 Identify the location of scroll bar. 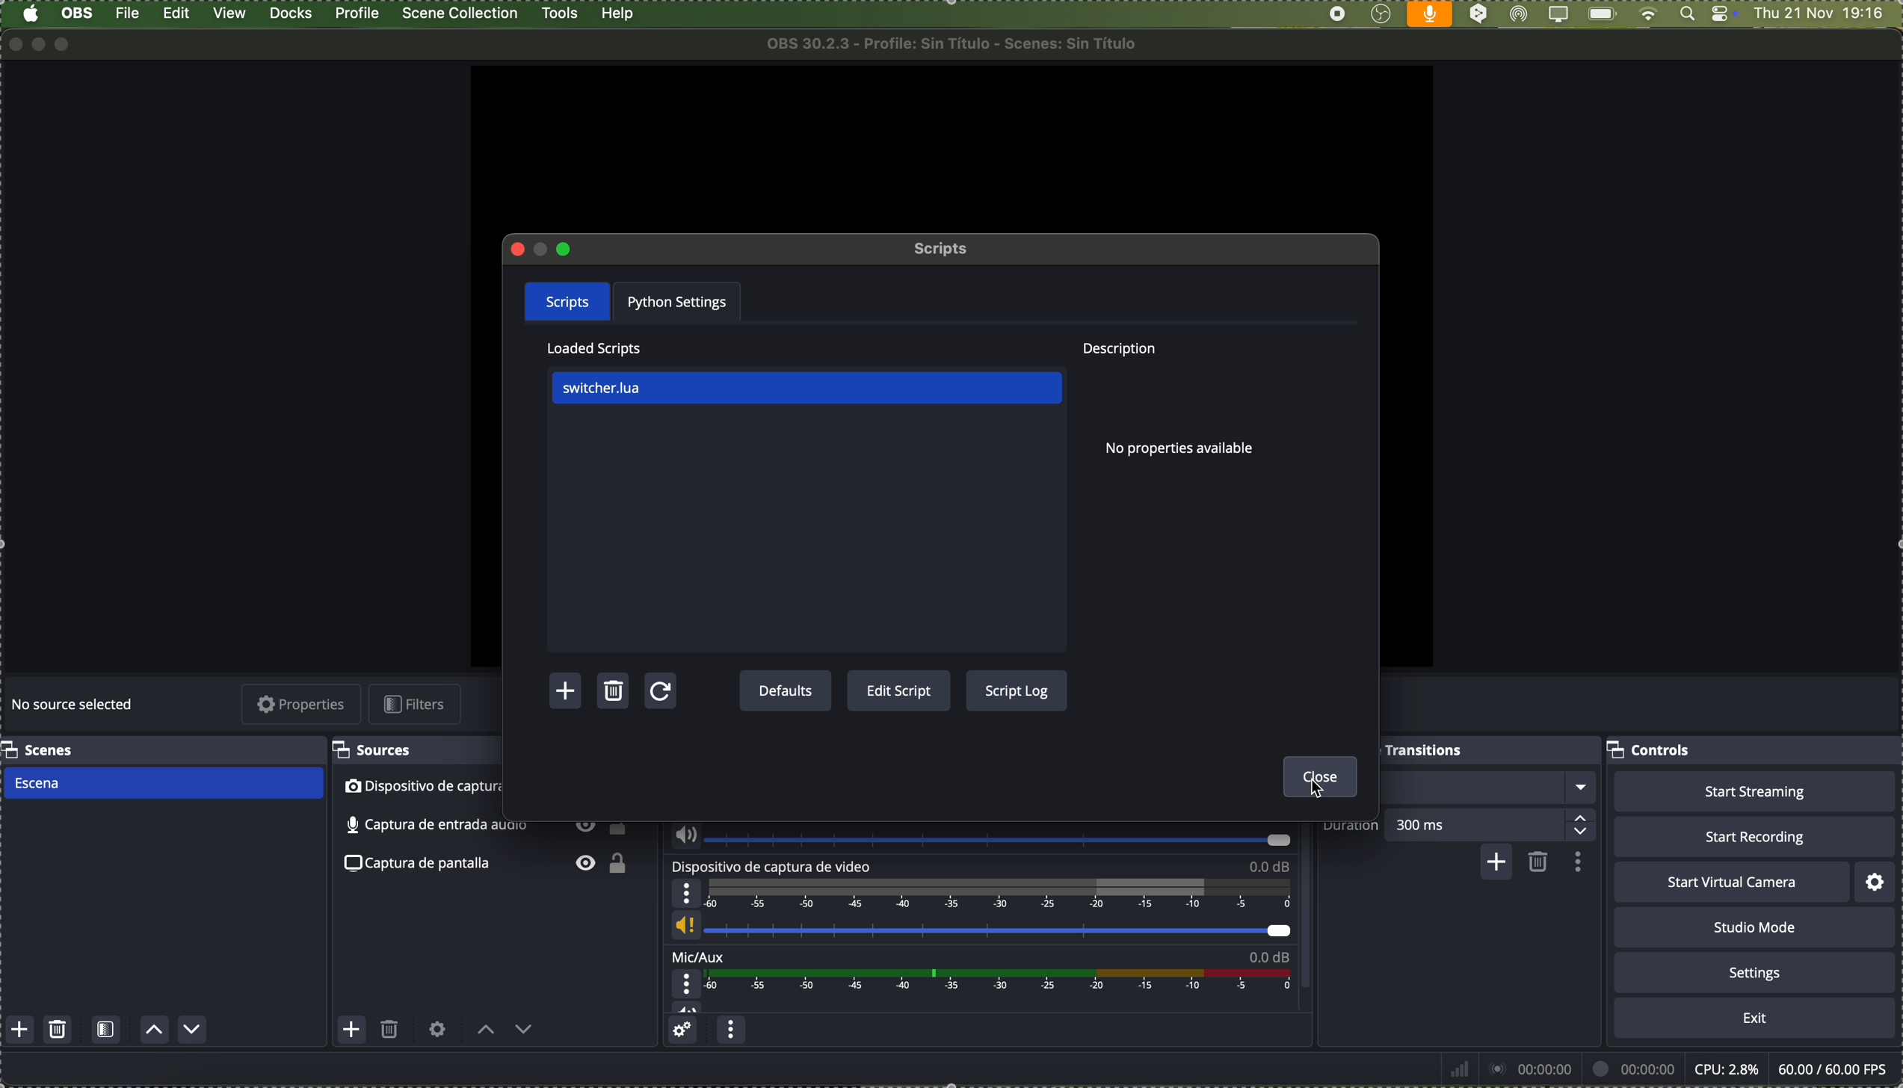
(1312, 911).